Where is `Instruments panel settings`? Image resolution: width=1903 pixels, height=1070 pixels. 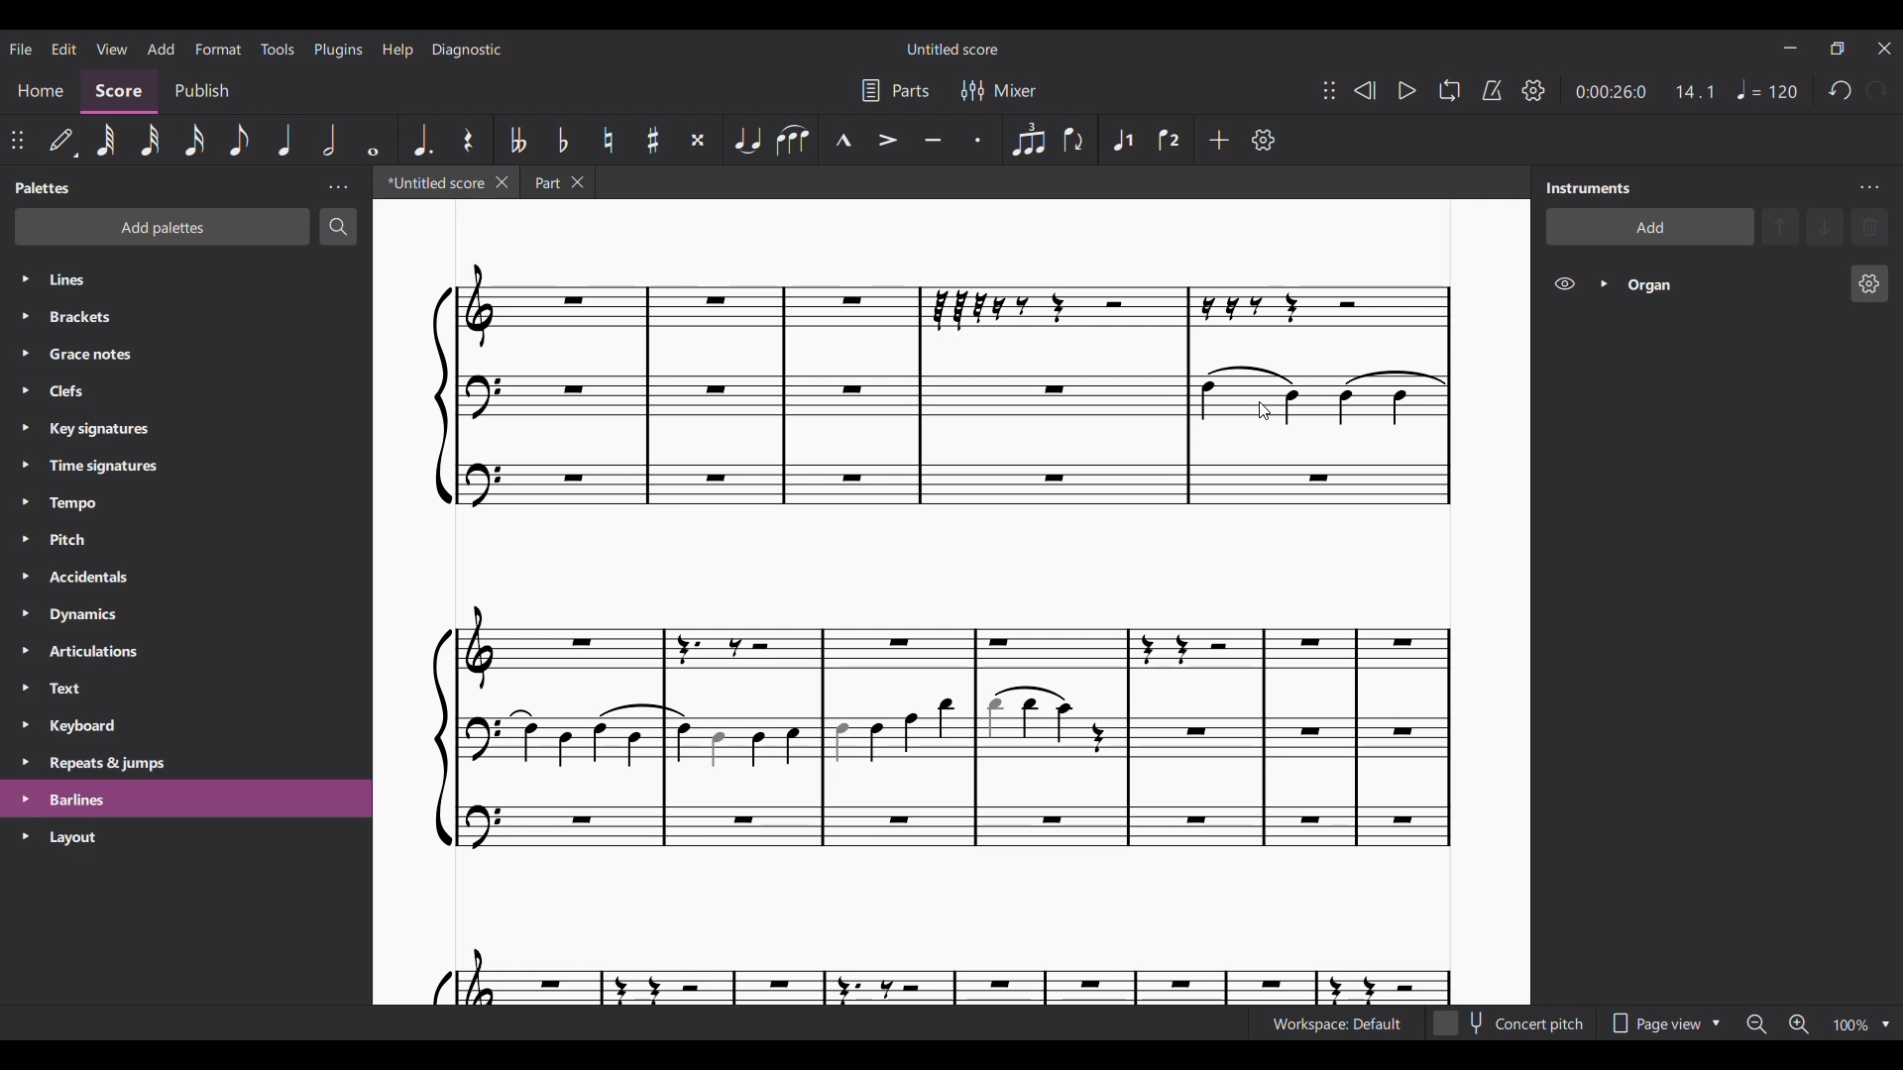
Instruments panel settings is located at coordinates (1868, 187).